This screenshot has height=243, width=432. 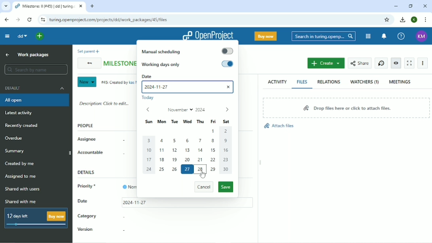 I want to click on cursor, so click(x=203, y=175).